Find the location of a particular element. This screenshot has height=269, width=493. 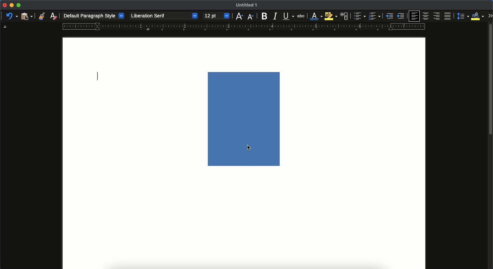

fill color is located at coordinates (478, 16).